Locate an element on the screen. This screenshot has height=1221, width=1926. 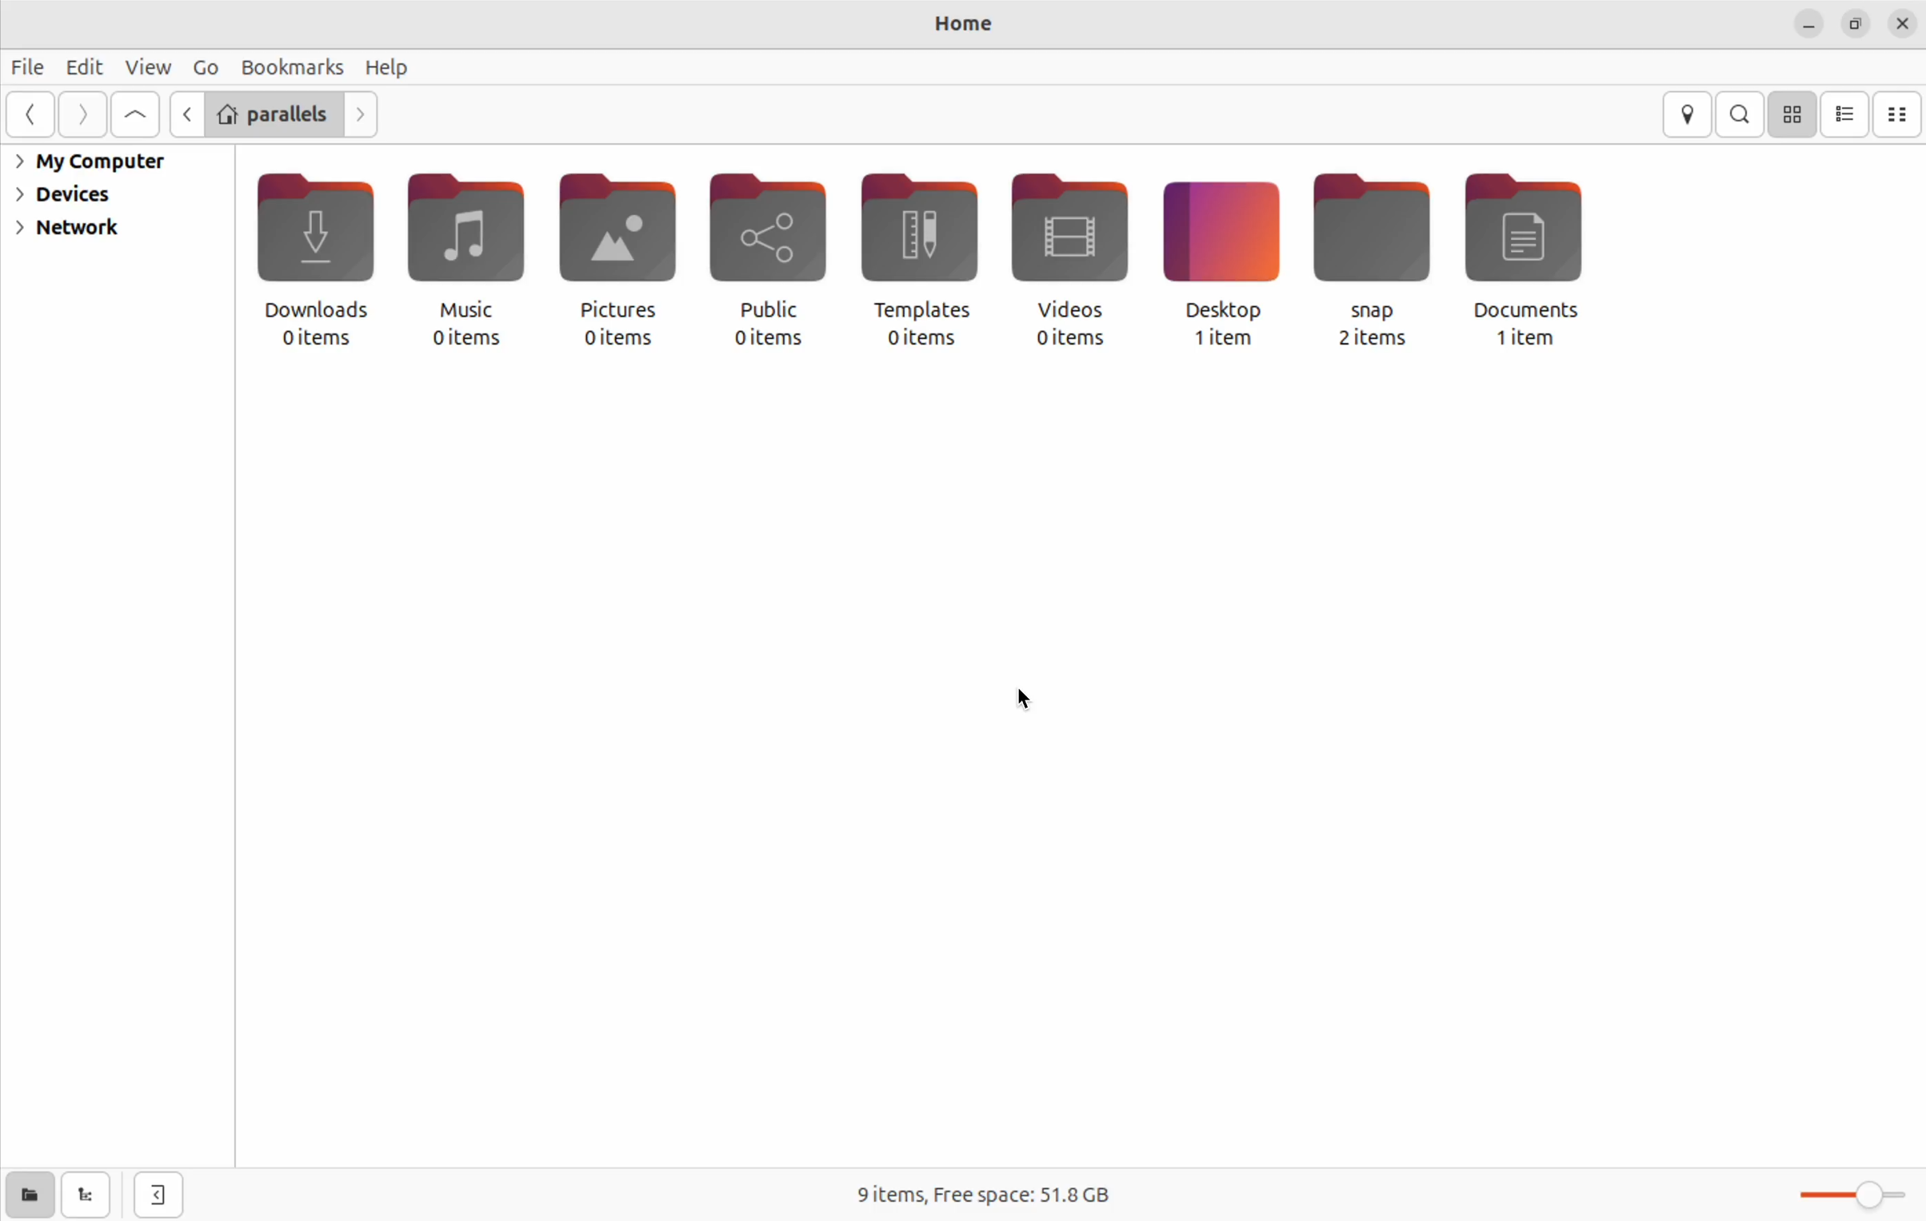
search is located at coordinates (1741, 114).